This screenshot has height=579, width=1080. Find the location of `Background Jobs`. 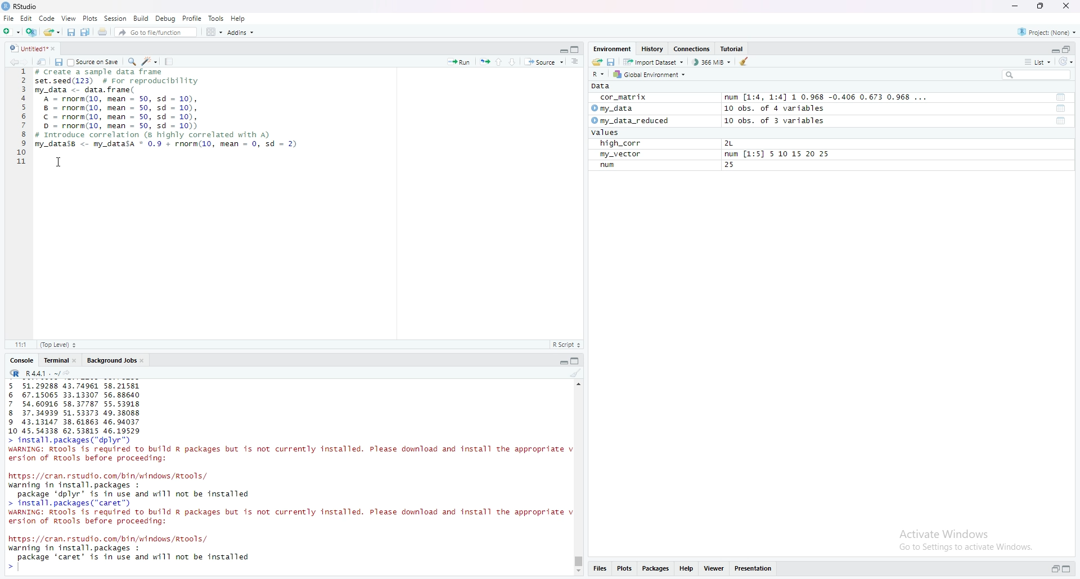

Background Jobs is located at coordinates (112, 361).